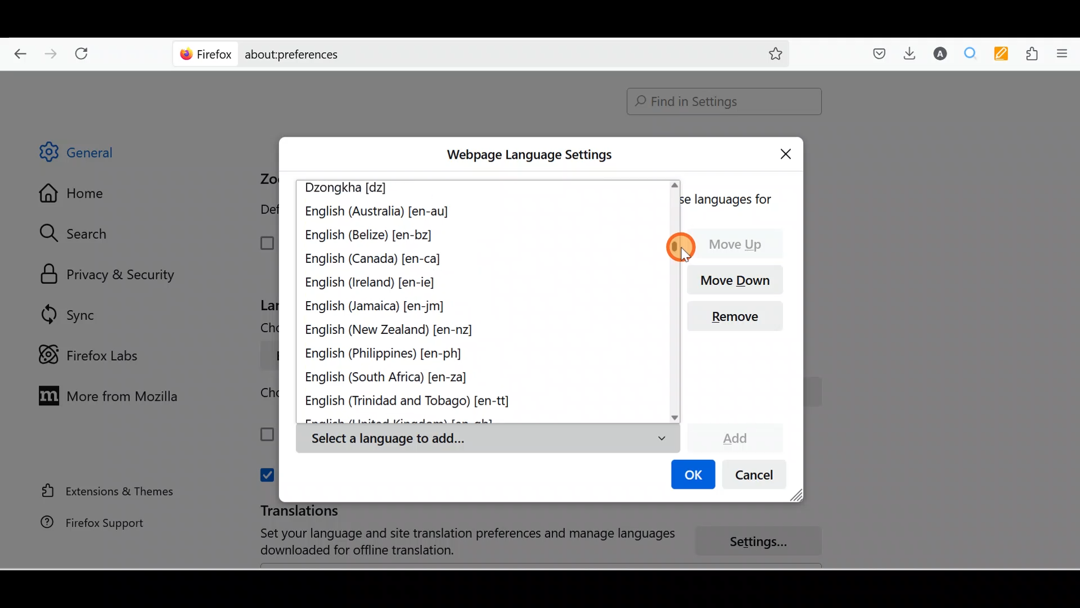 The width and height of the screenshot is (1080, 608). Describe the element at coordinates (1066, 52) in the screenshot. I see `Open application menu` at that location.